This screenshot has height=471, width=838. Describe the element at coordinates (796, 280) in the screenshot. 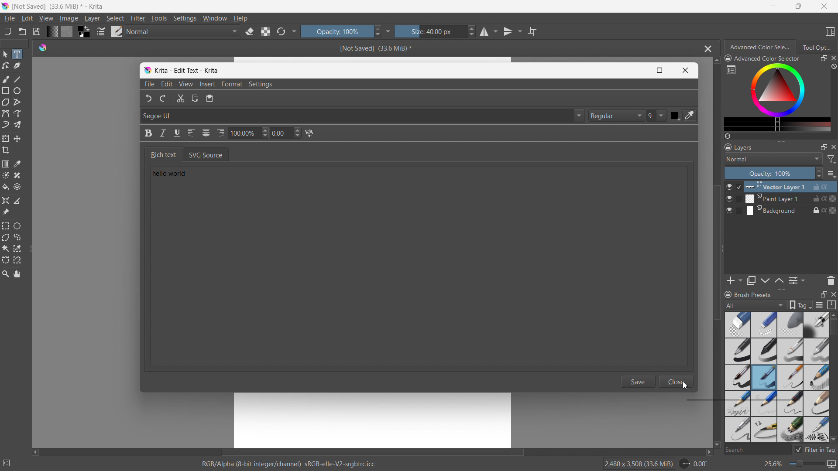

I see `view/change layer properties` at that location.